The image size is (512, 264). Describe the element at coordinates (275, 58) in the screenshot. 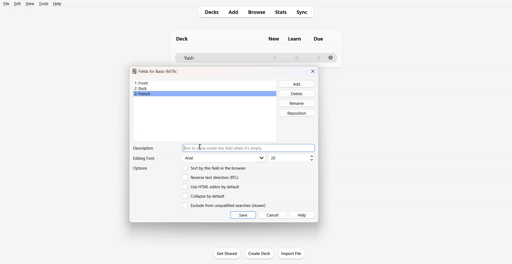

I see `Number of New cards` at that location.